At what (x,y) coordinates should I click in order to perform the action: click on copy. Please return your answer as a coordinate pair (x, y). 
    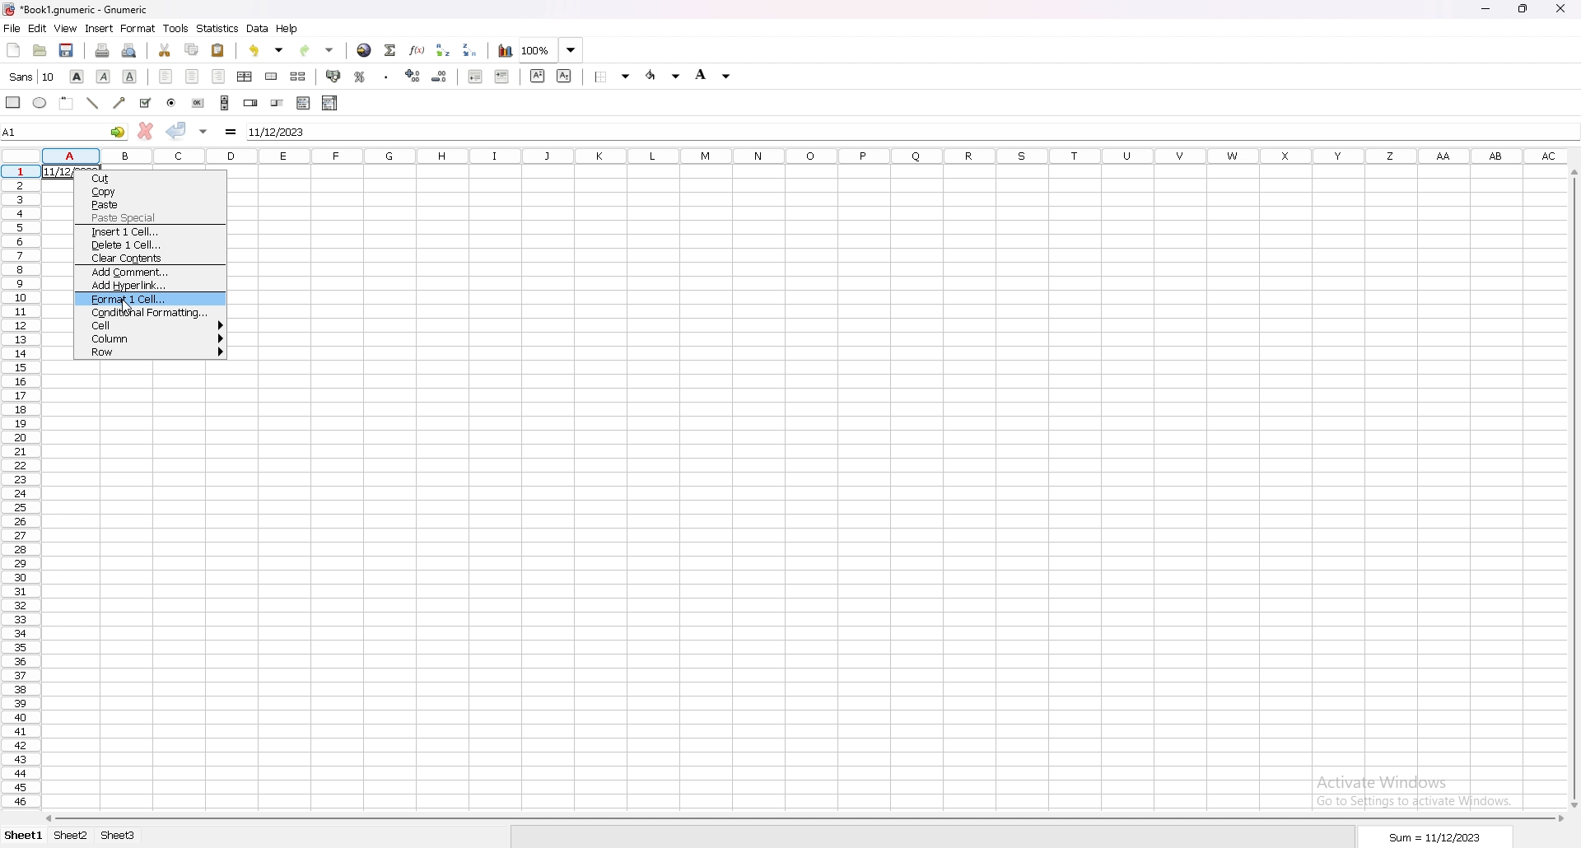
    Looking at the image, I should click on (151, 193).